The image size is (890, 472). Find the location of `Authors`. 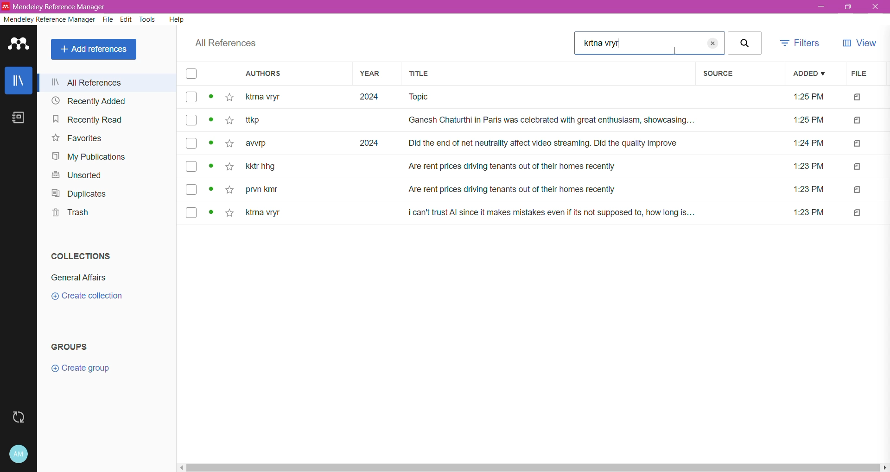

Authors is located at coordinates (289, 75).